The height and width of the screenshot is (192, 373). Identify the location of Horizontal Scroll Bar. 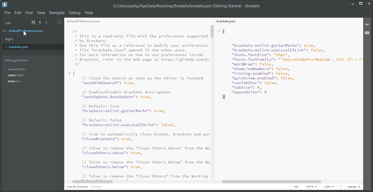
(290, 182).